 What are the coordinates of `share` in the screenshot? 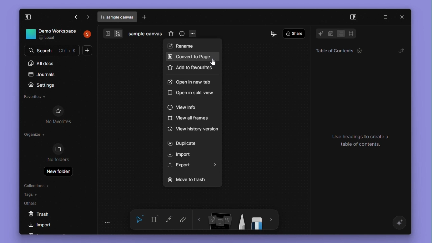 It's located at (294, 34).